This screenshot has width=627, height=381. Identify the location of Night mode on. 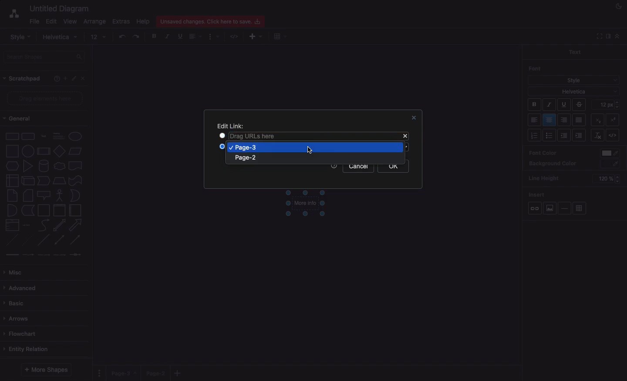
(618, 7).